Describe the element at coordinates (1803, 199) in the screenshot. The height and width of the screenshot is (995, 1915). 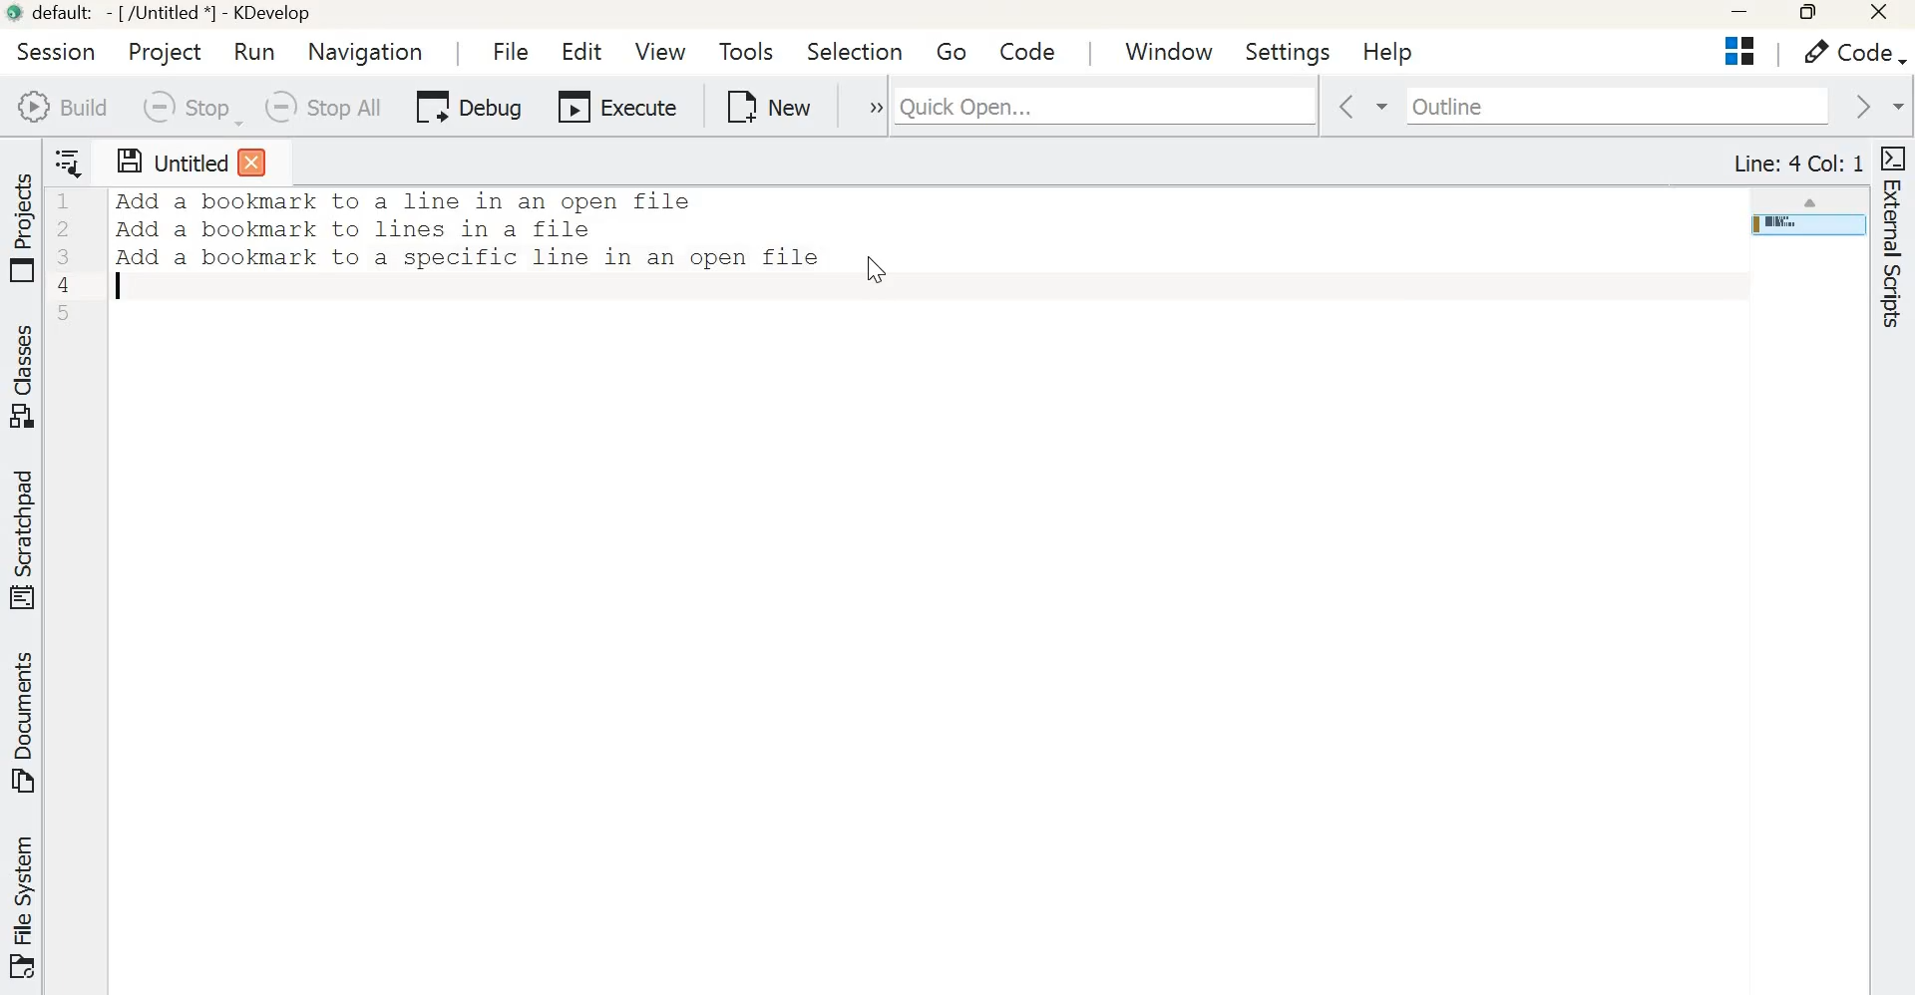
I see `scroll up arrow` at that location.